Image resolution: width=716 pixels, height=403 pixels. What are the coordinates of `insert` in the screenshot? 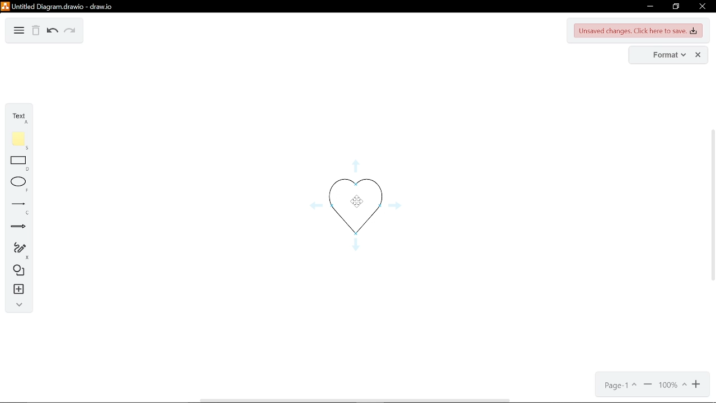 It's located at (17, 289).